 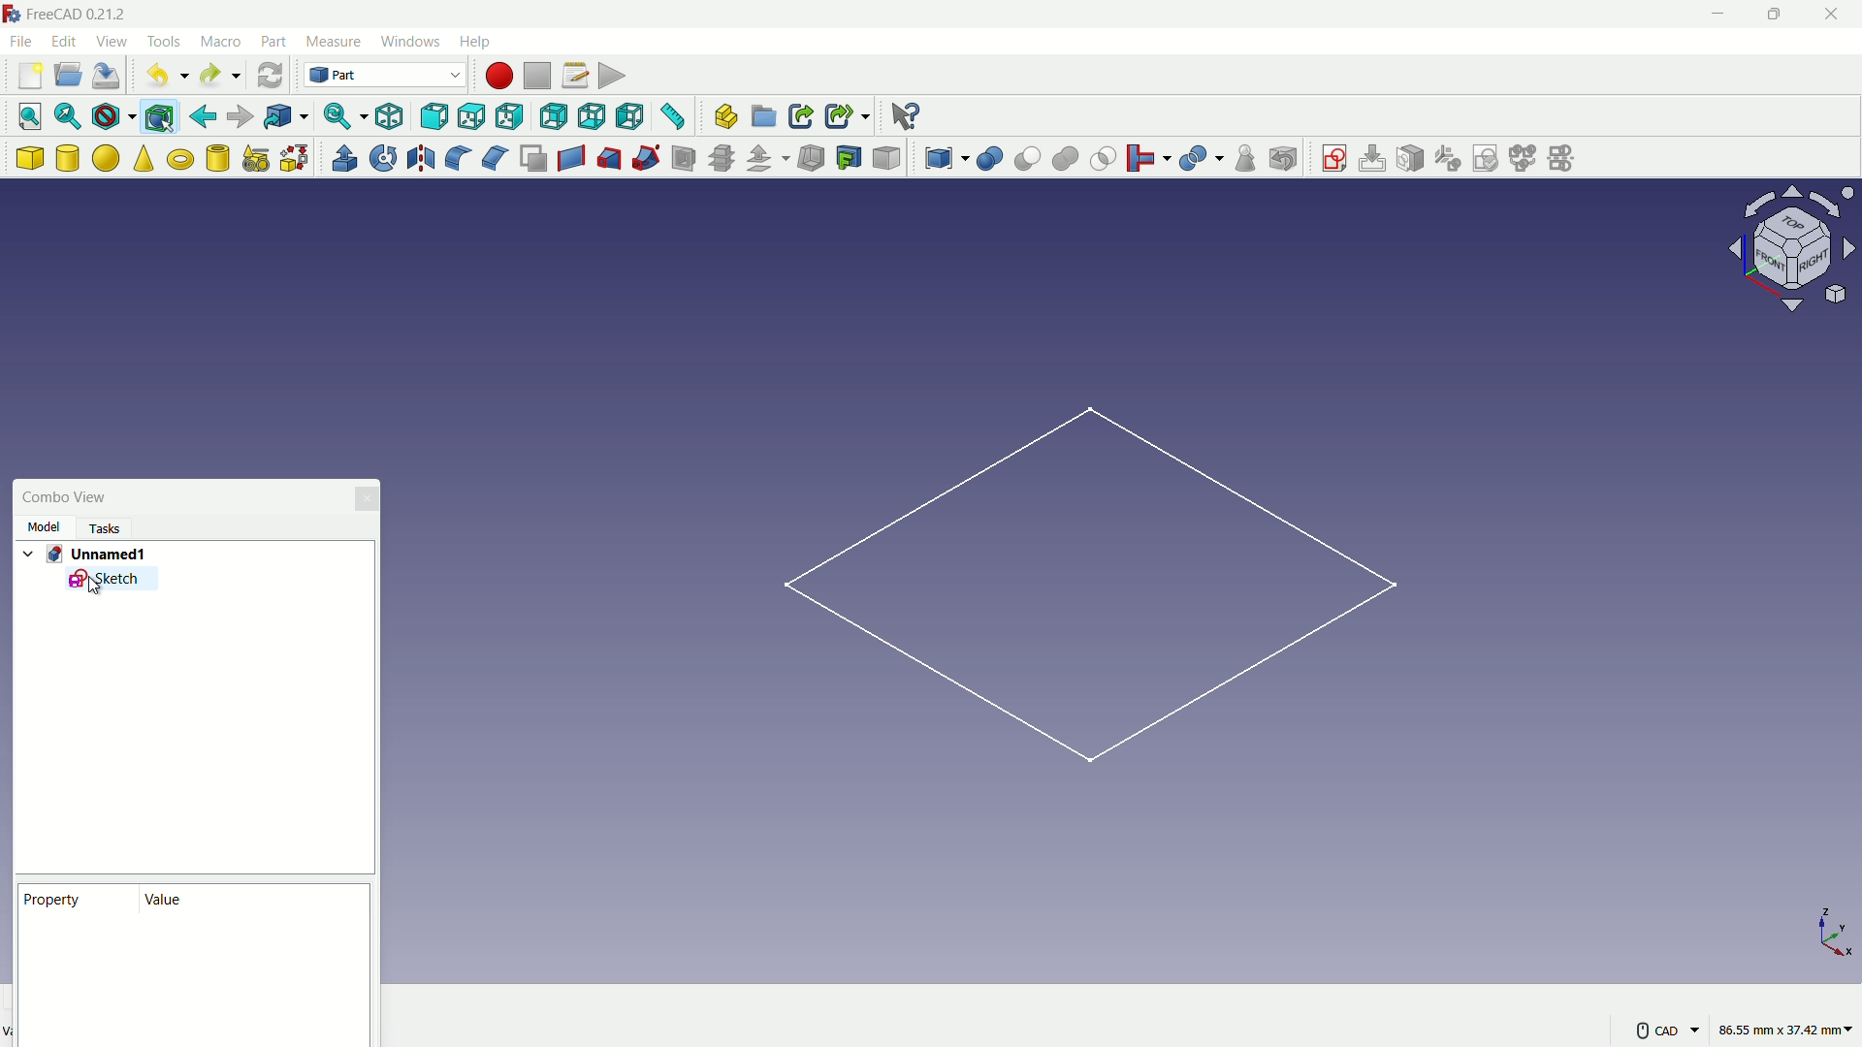 What do you see at coordinates (814, 159) in the screenshot?
I see `thickness` at bounding box center [814, 159].